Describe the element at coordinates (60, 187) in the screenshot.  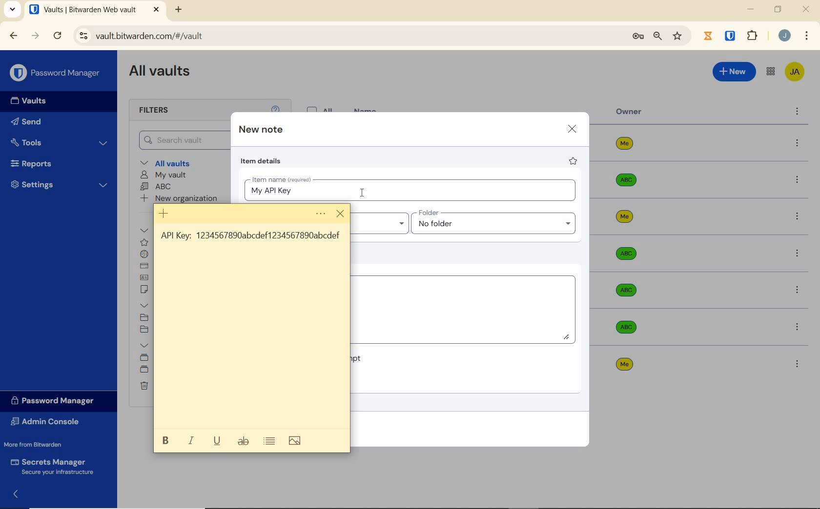
I see `Settings` at that location.